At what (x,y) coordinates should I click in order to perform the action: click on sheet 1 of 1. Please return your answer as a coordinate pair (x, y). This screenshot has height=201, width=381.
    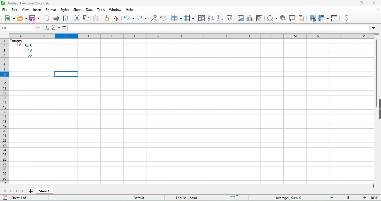
    Looking at the image, I should click on (19, 198).